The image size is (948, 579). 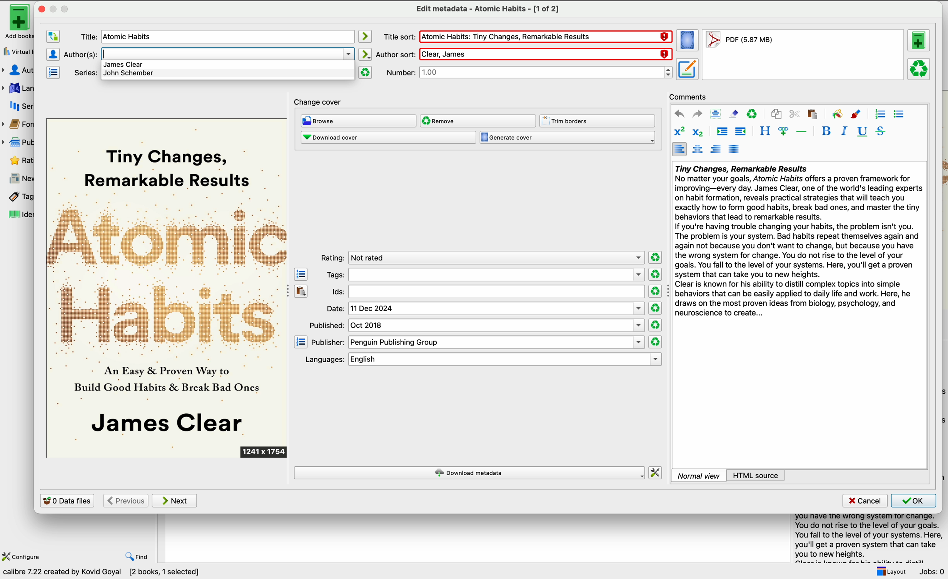 I want to click on title, so click(x=87, y=72).